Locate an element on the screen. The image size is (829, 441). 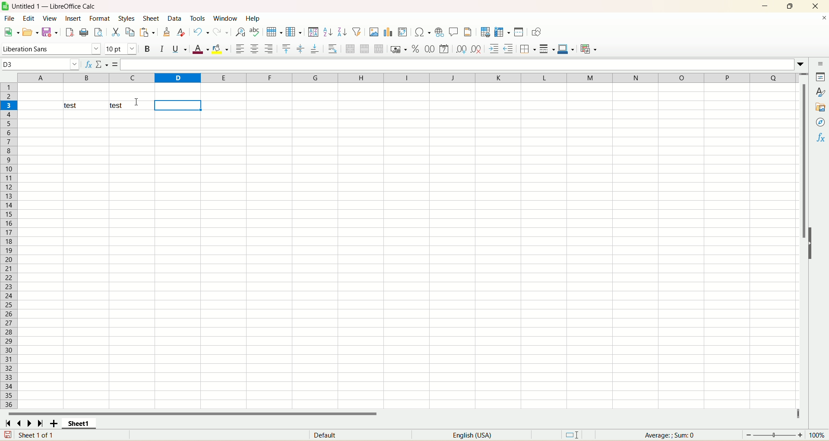
close is located at coordinates (816, 6).